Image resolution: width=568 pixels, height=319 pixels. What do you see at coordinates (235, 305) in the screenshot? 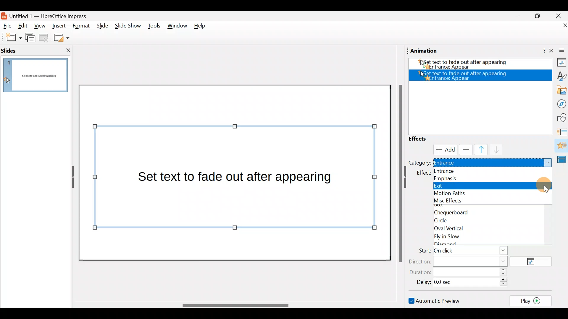
I see `Scroll bar` at bounding box center [235, 305].